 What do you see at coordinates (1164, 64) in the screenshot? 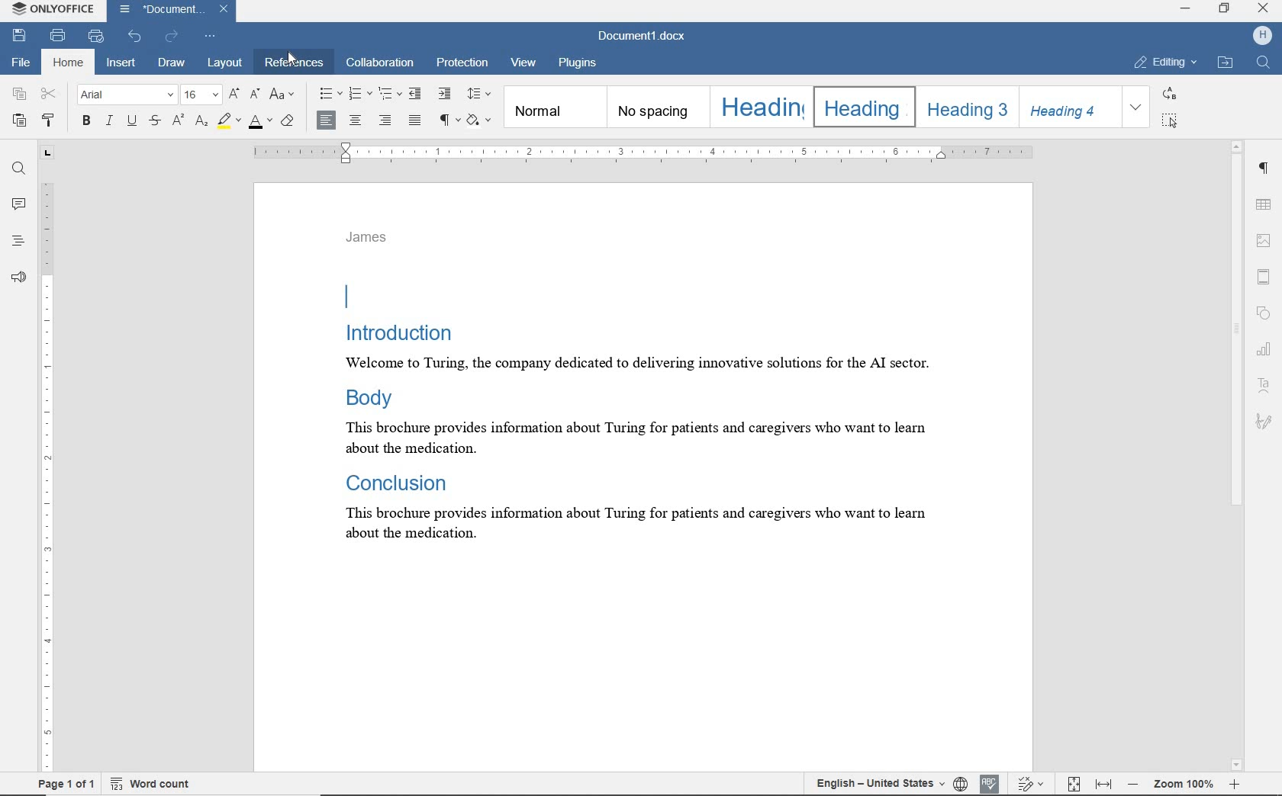
I see `EDITING` at bounding box center [1164, 64].